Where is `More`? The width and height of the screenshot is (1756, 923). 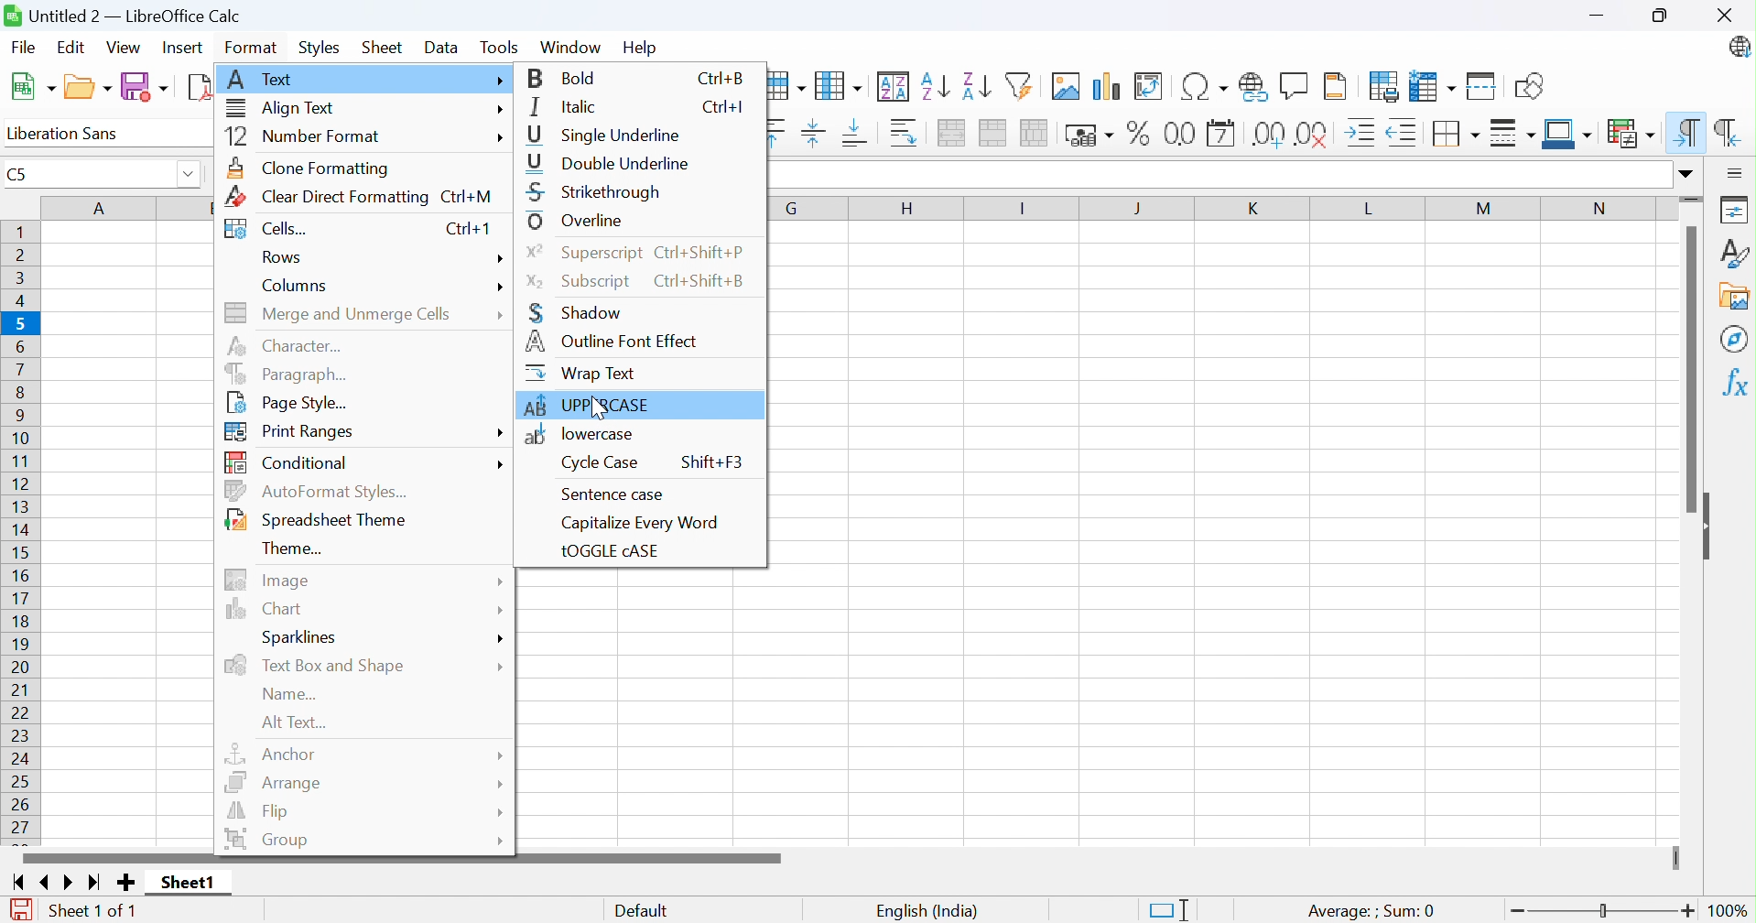 More is located at coordinates (494, 137).